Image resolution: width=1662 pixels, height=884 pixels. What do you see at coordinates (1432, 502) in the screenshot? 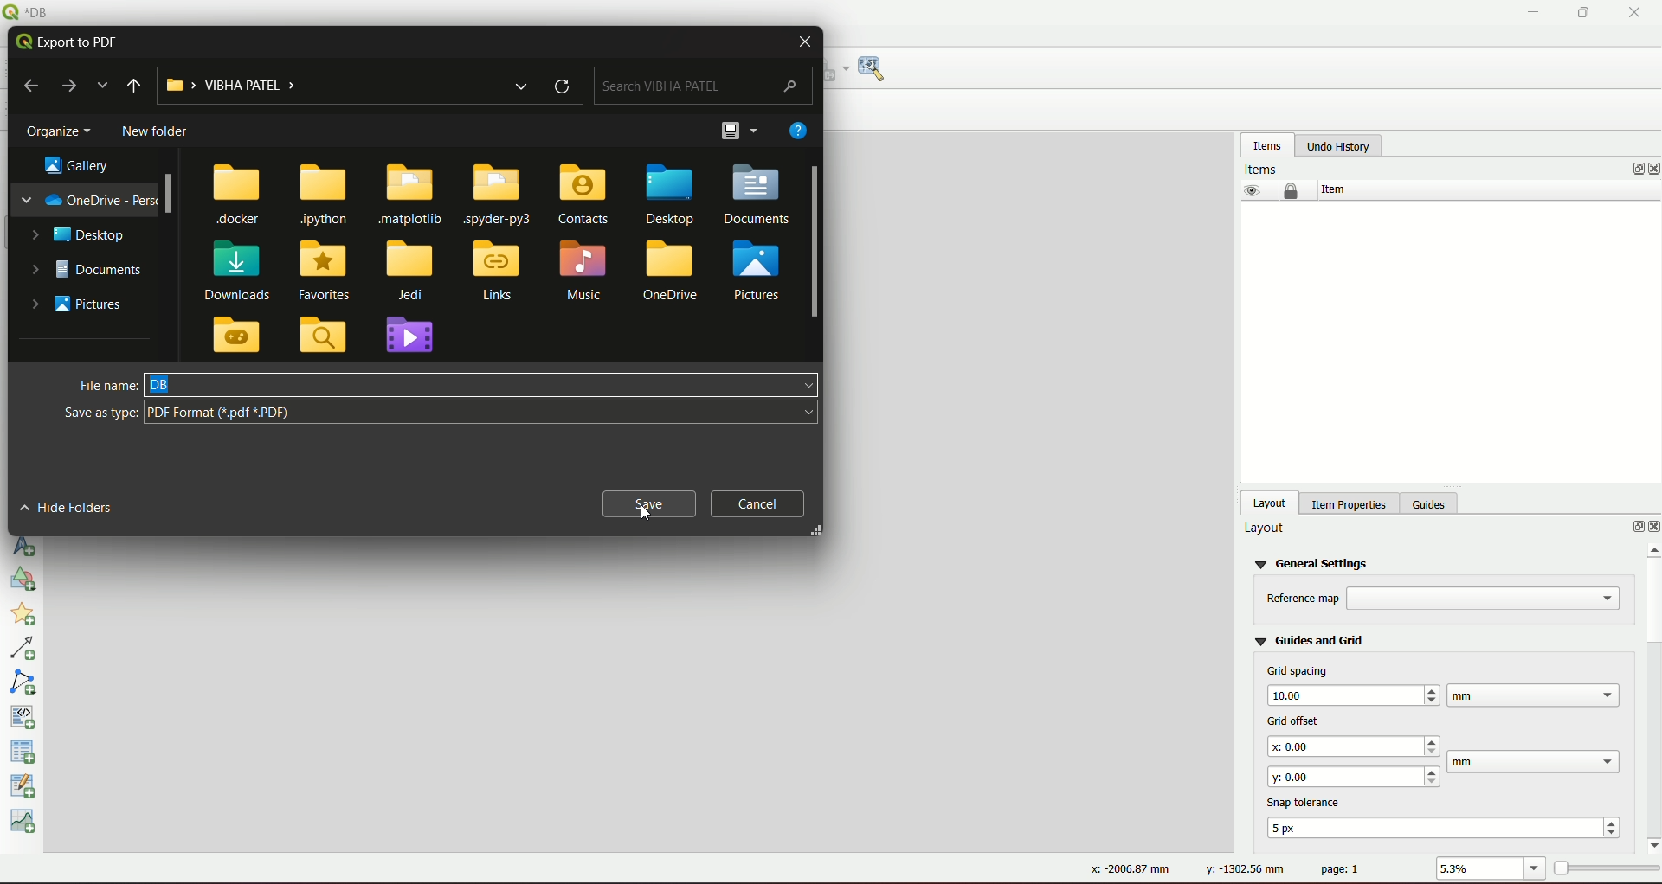
I see `guides` at bounding box center [1432, 502].